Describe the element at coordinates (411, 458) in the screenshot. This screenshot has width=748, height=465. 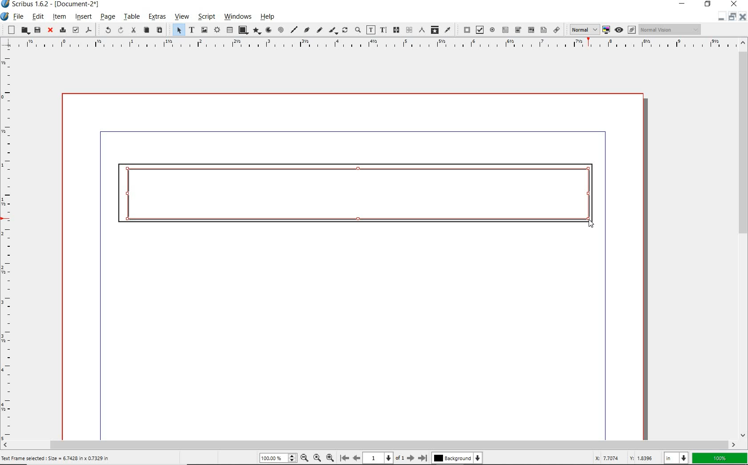
I see `move to next` at that location.